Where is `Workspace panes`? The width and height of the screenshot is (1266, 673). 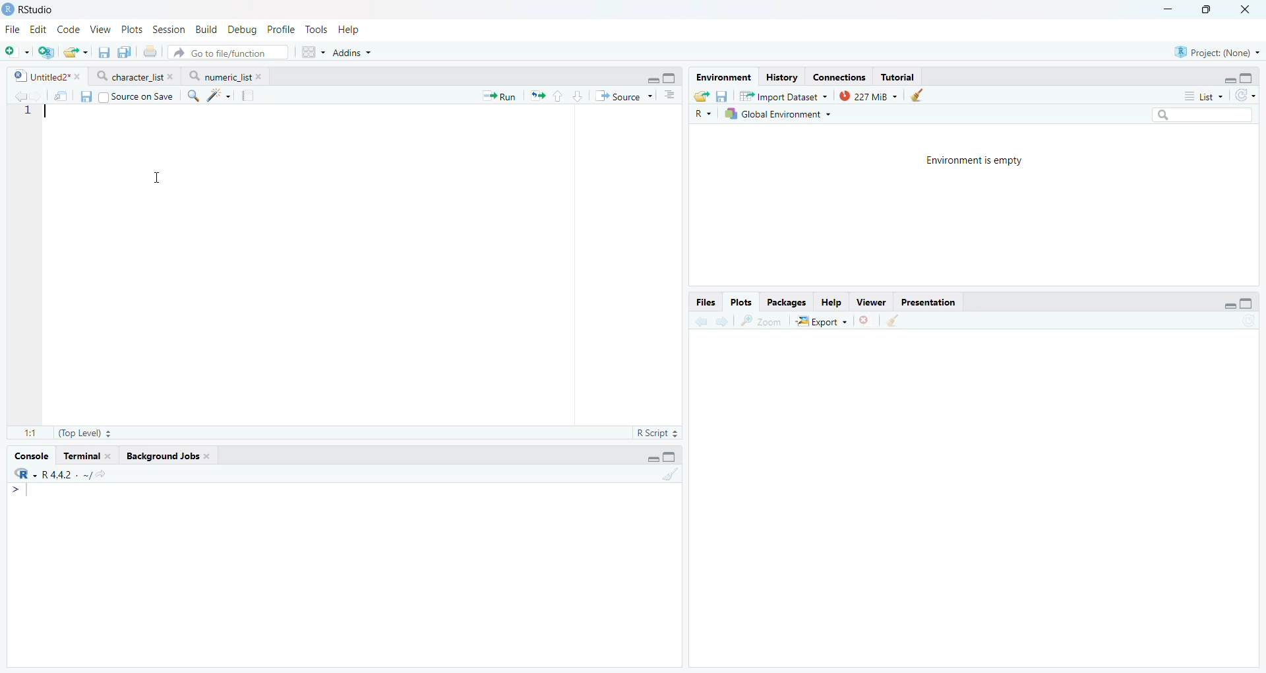 Workspace panes is located at coordinates (312, 53).